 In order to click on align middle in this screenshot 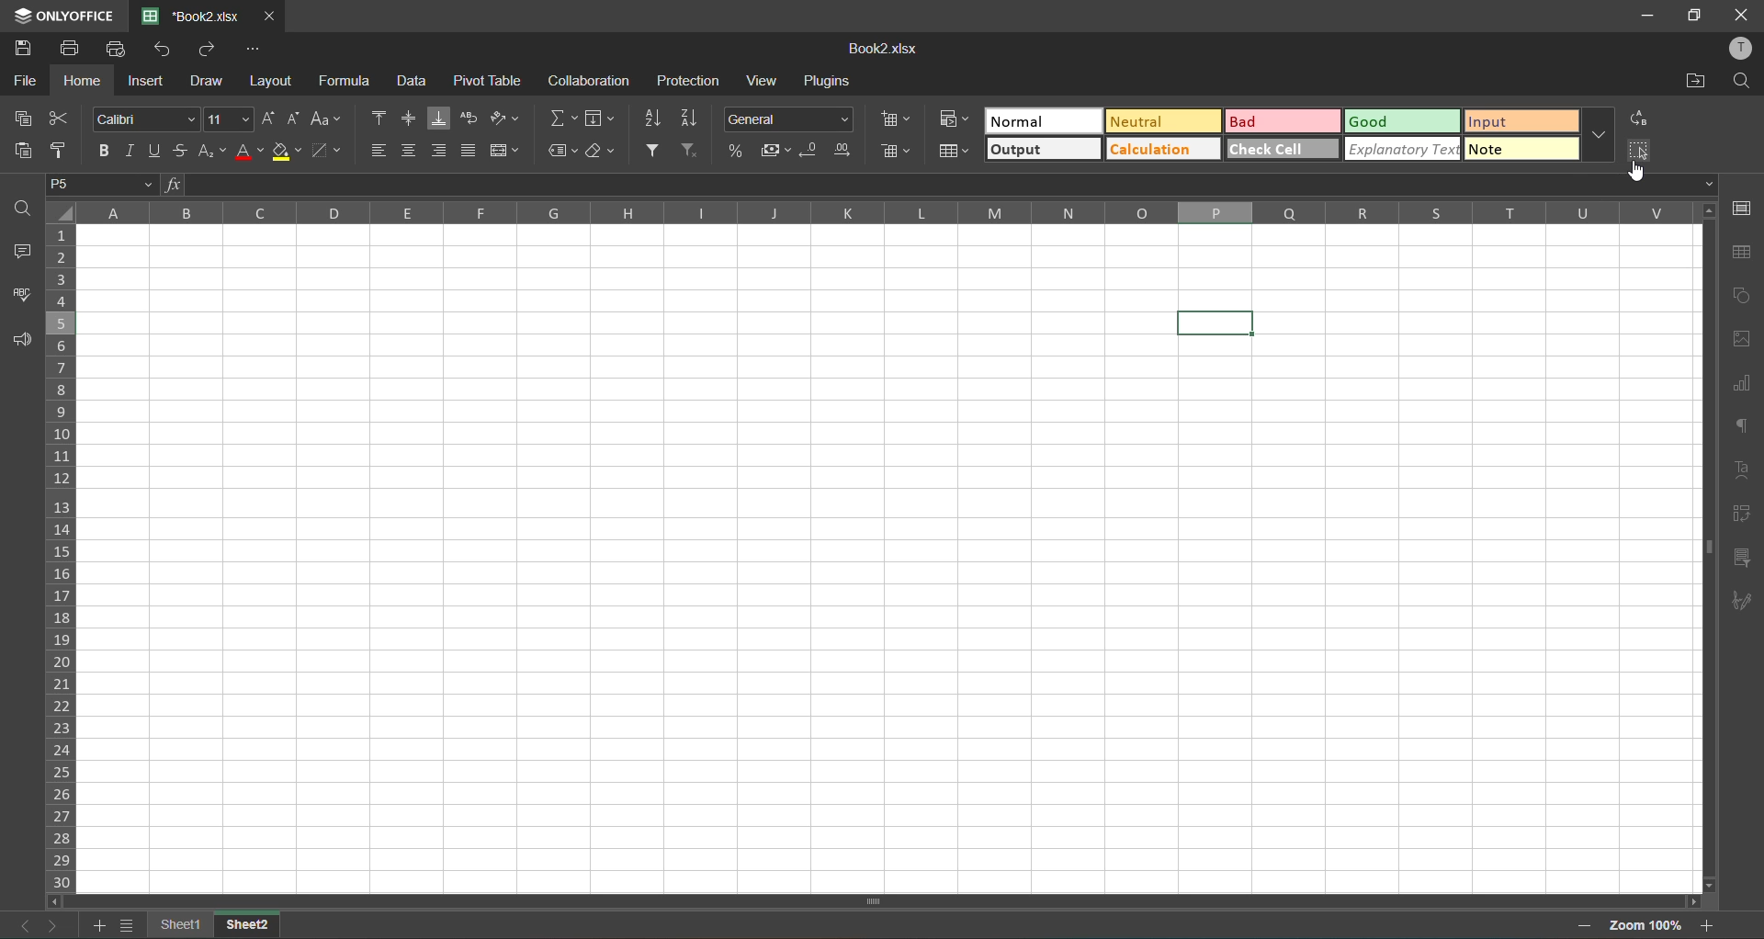, I will do `click(412, 119)`.